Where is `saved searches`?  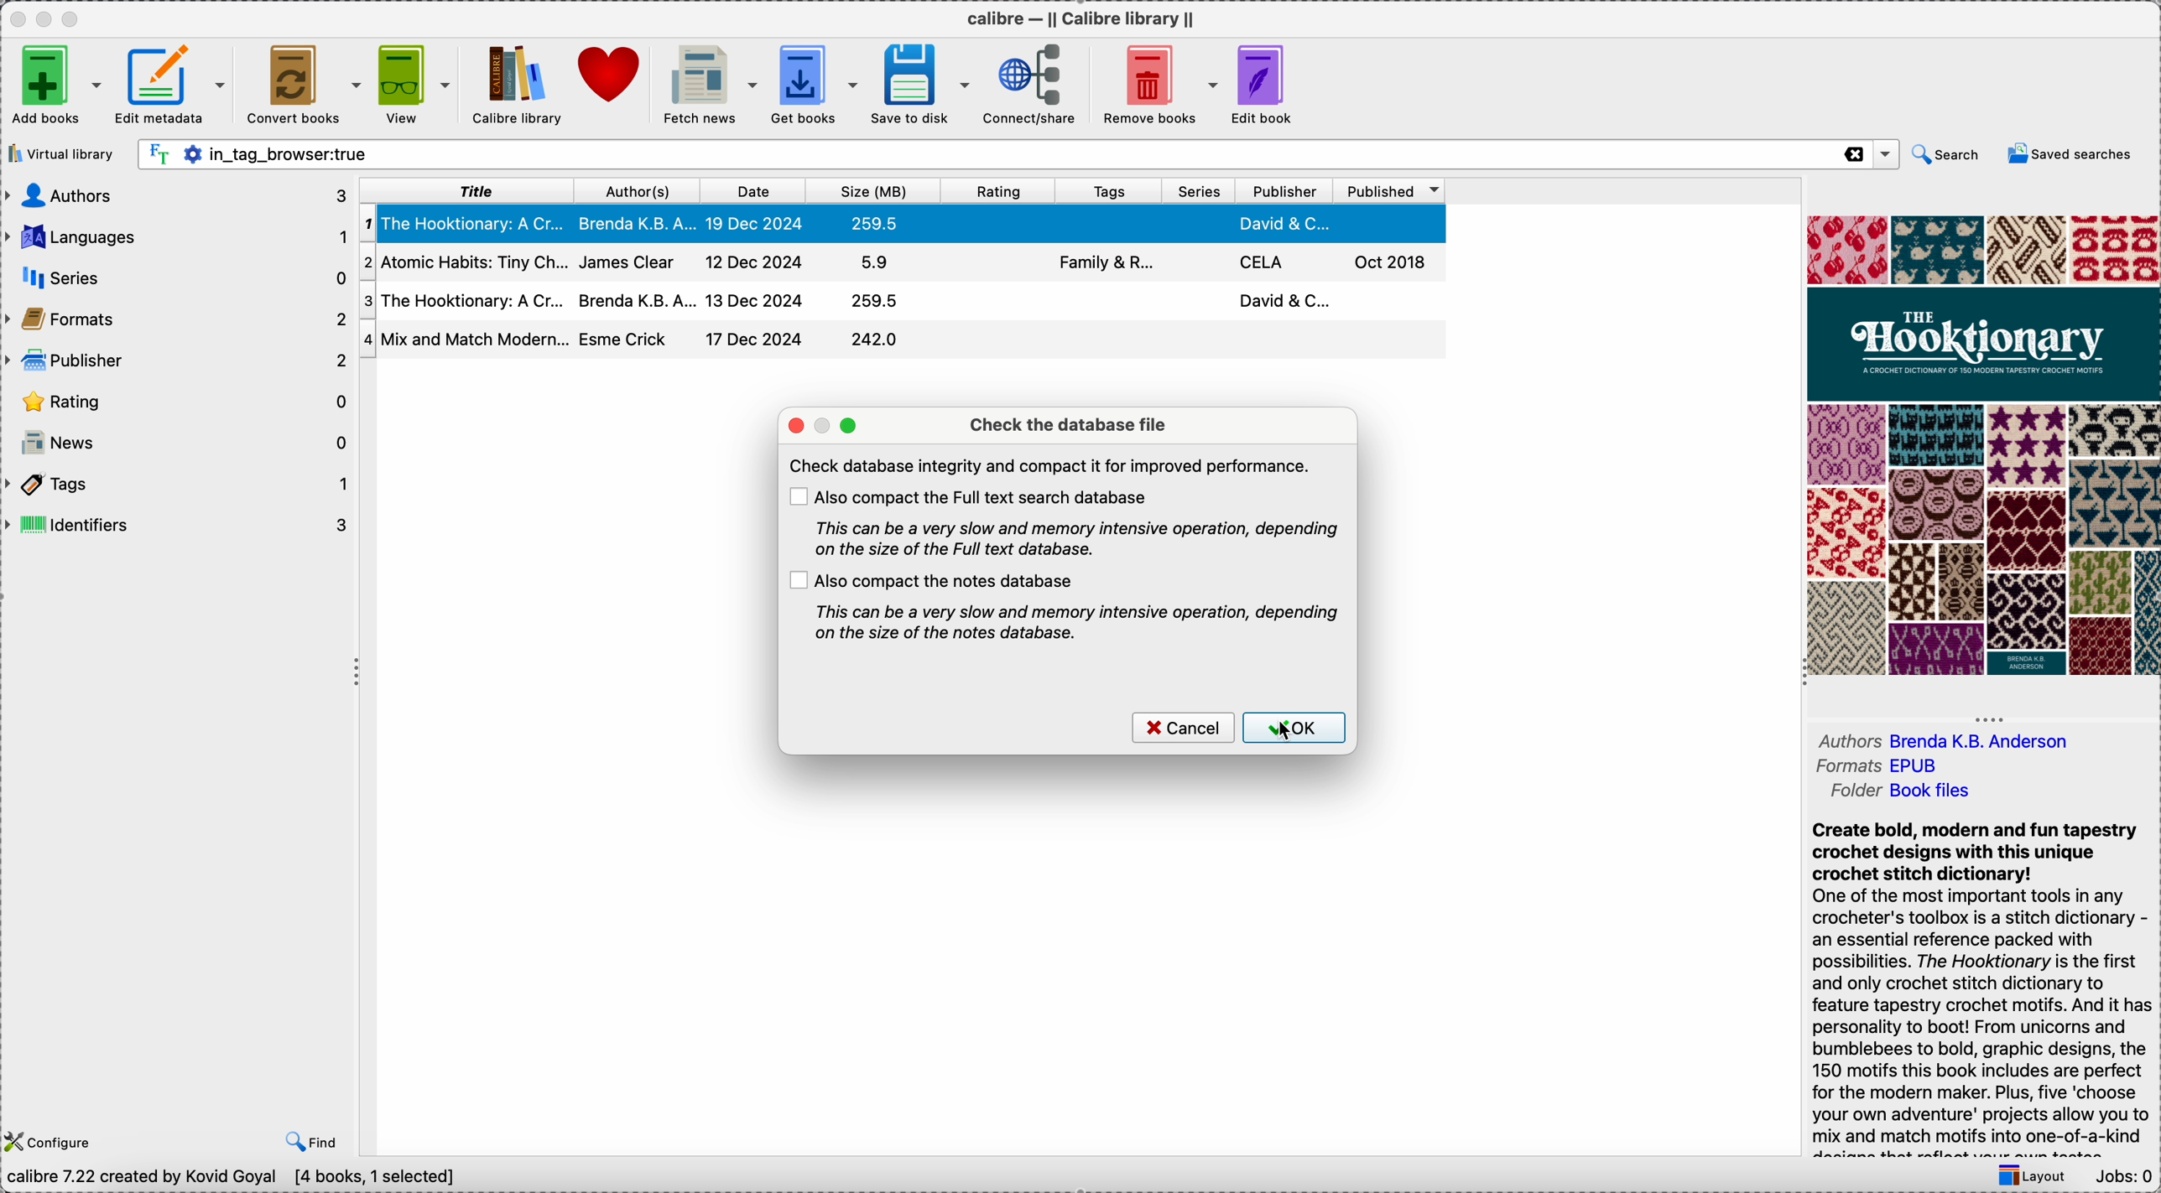
saved searches is located at coordinates (2070, 155).